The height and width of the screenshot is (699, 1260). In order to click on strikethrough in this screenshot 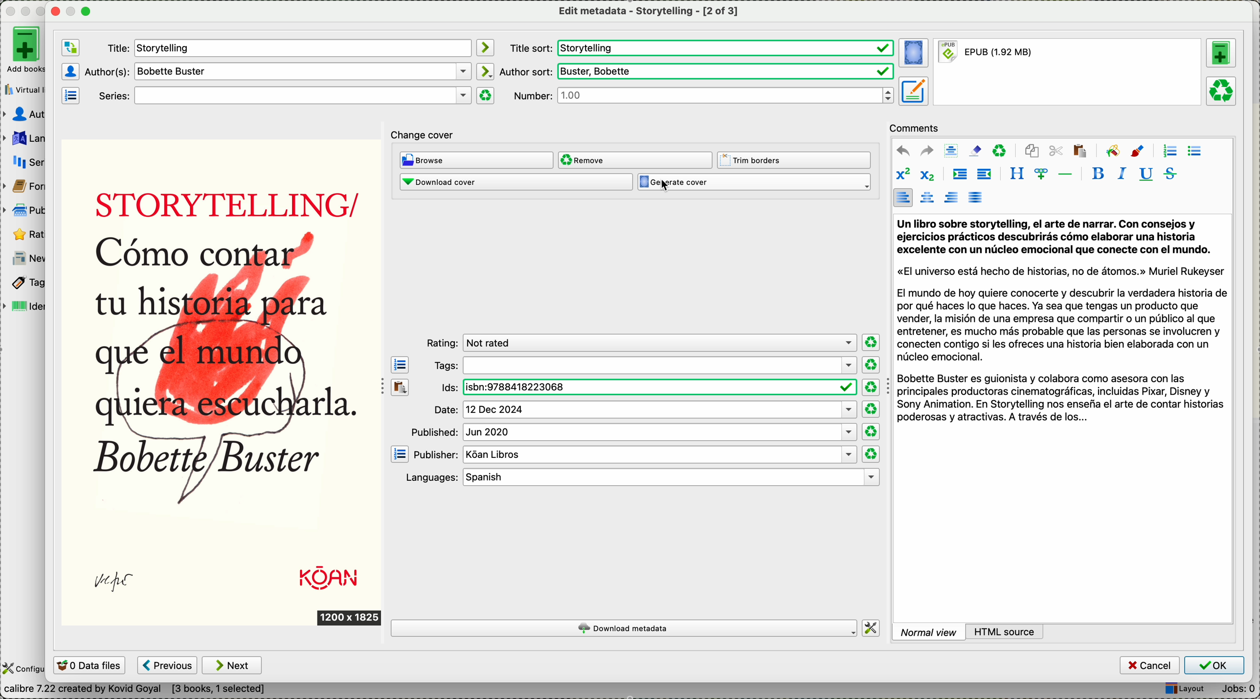, I will do `click(1168, 174)`.